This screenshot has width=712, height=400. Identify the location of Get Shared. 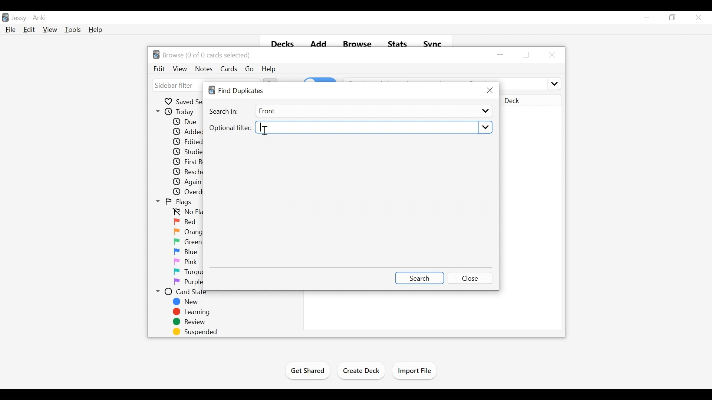
(307, 372).